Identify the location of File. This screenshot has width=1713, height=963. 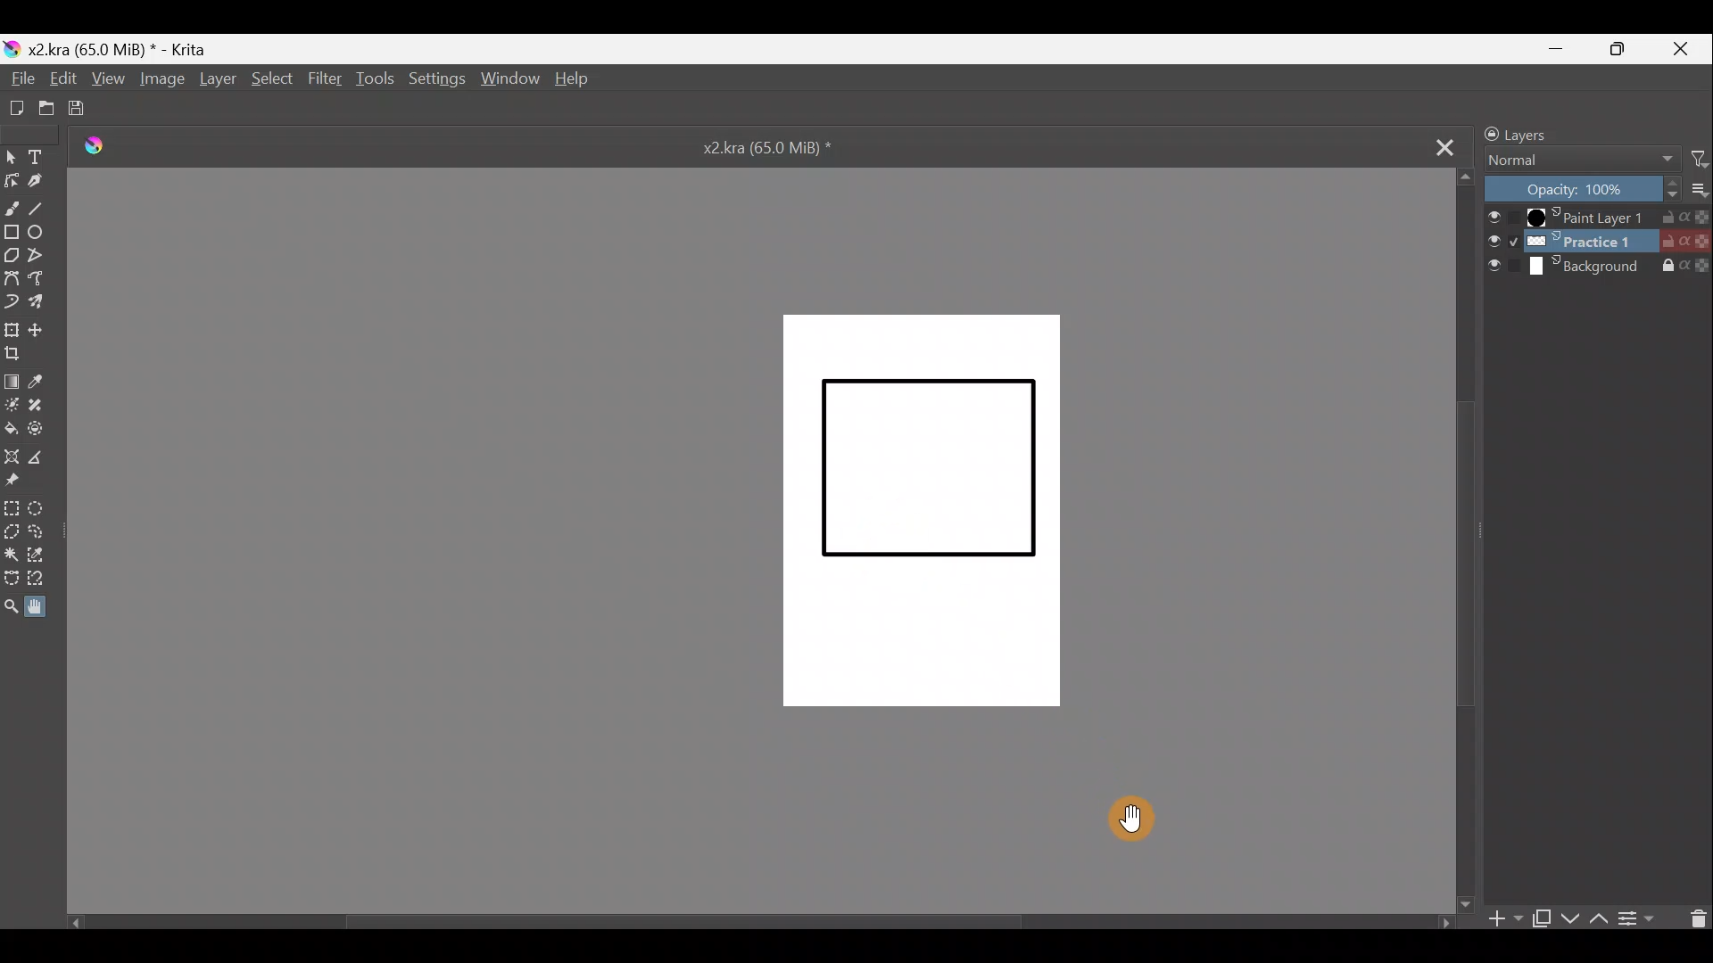
(20, 78).